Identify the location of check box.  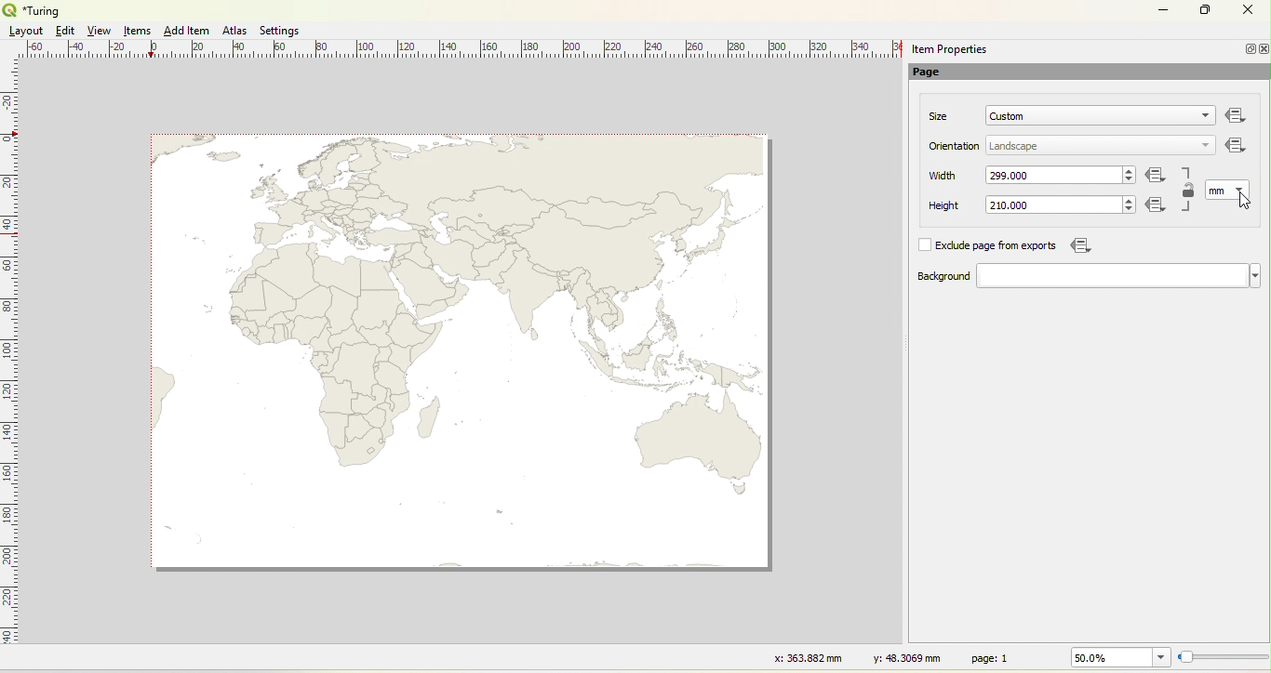
(924, 245).